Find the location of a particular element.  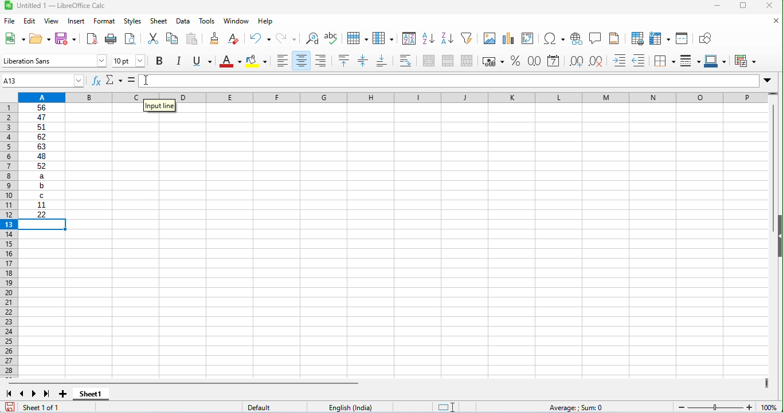

maximize is located at coordinates (743, 6).